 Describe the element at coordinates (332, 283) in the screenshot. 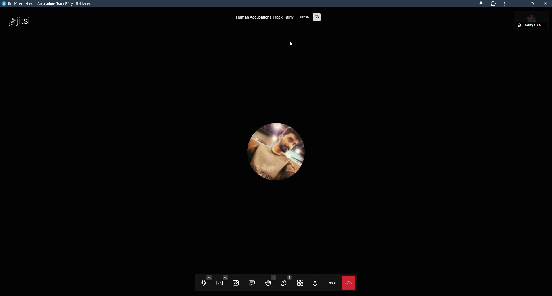

I see `options` at that location.